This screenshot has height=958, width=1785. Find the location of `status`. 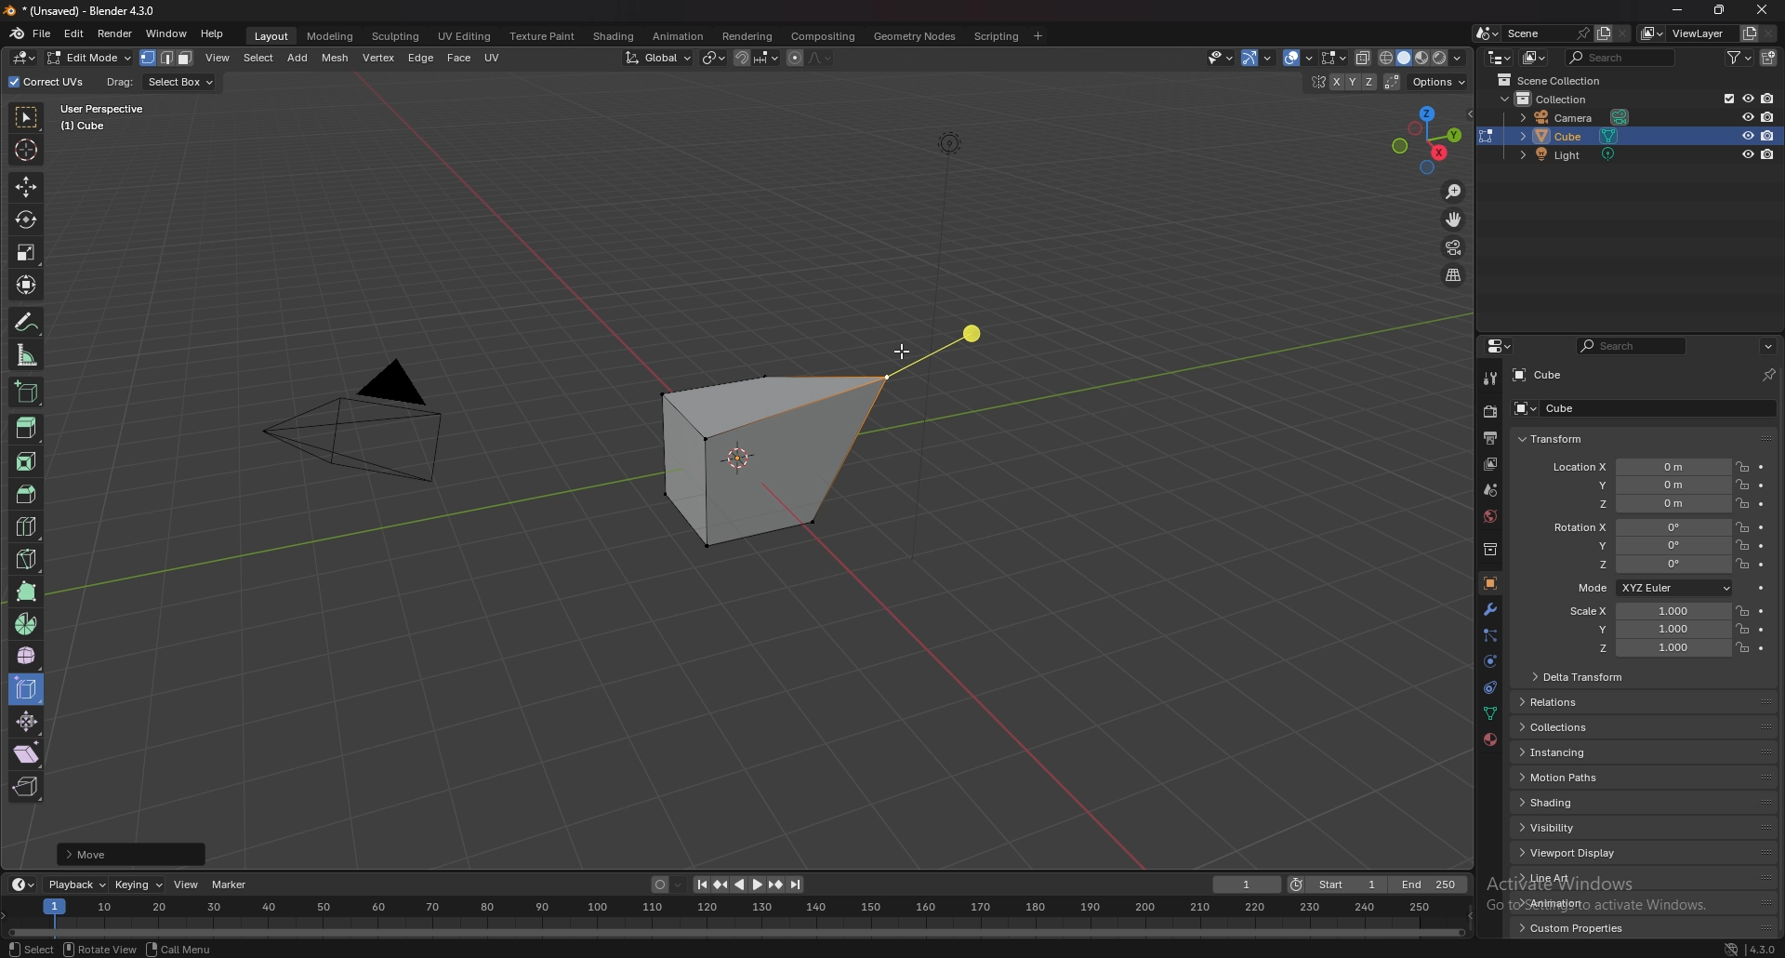

status is located at coordinates (892, 950).